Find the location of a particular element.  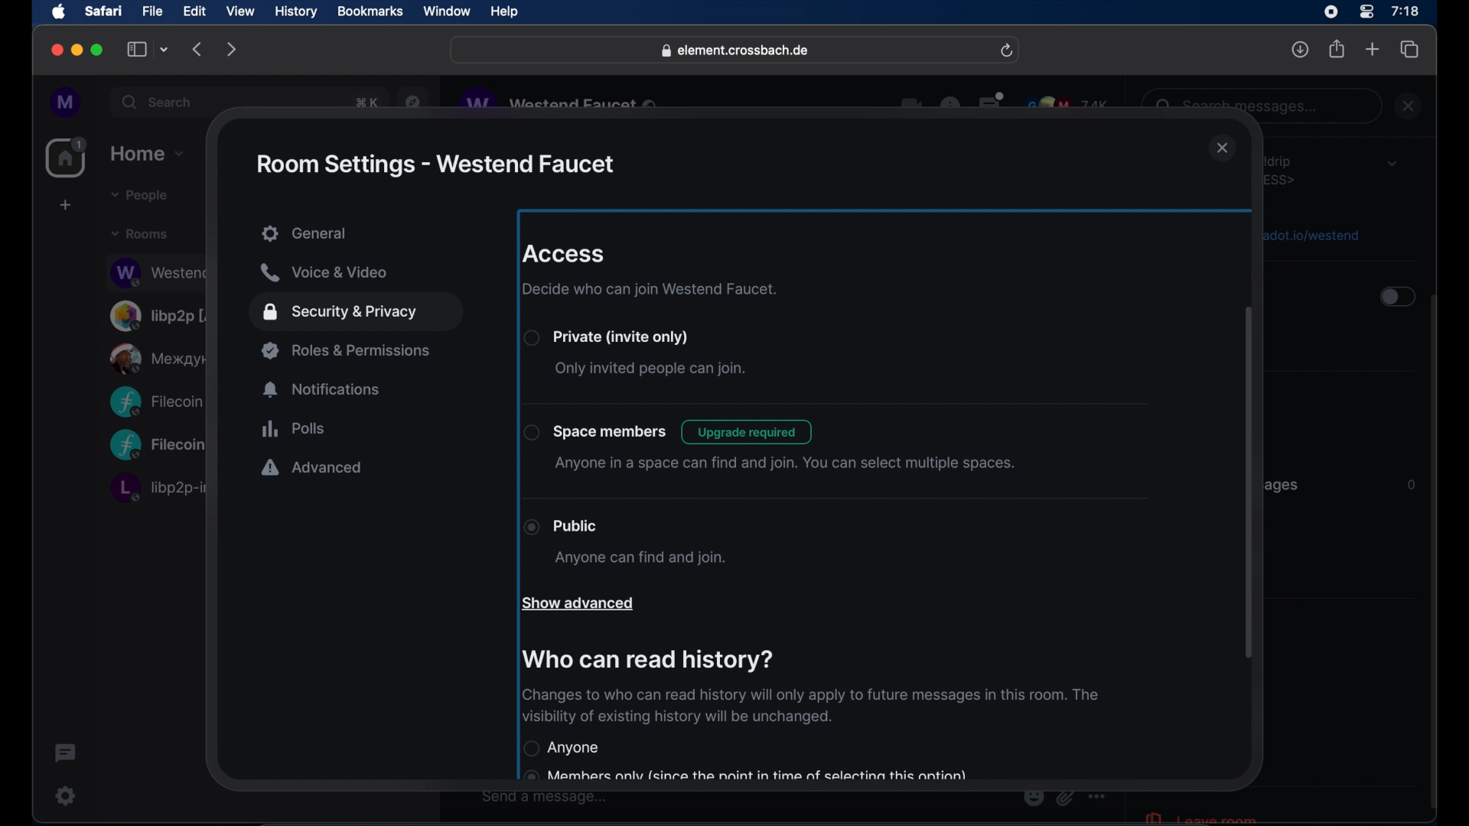

control center is located at coordinates (1365, 12).